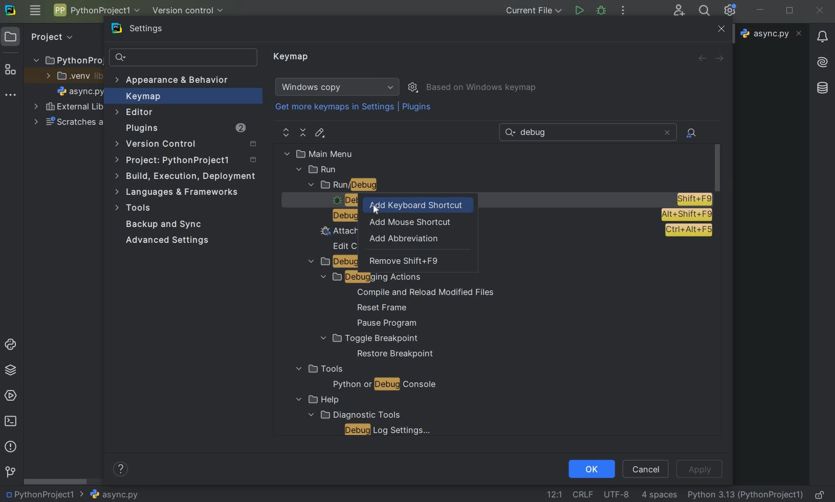  I want to click on close, so click(720, 30).